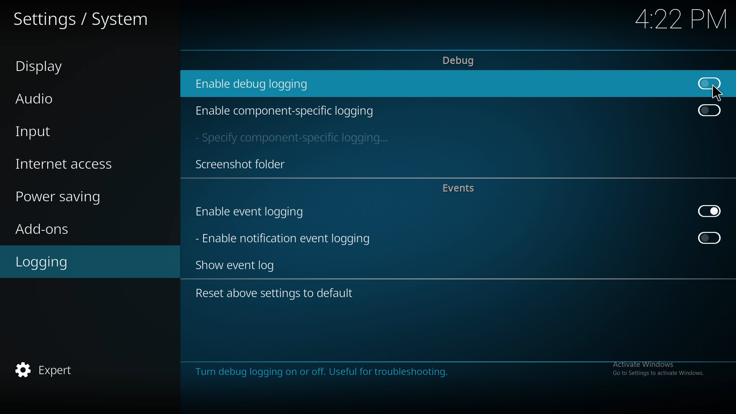 This screenshot has width=736, height=414. Describe the element at coordinates (77, 65) in the screenshot. I see `display` at that location.